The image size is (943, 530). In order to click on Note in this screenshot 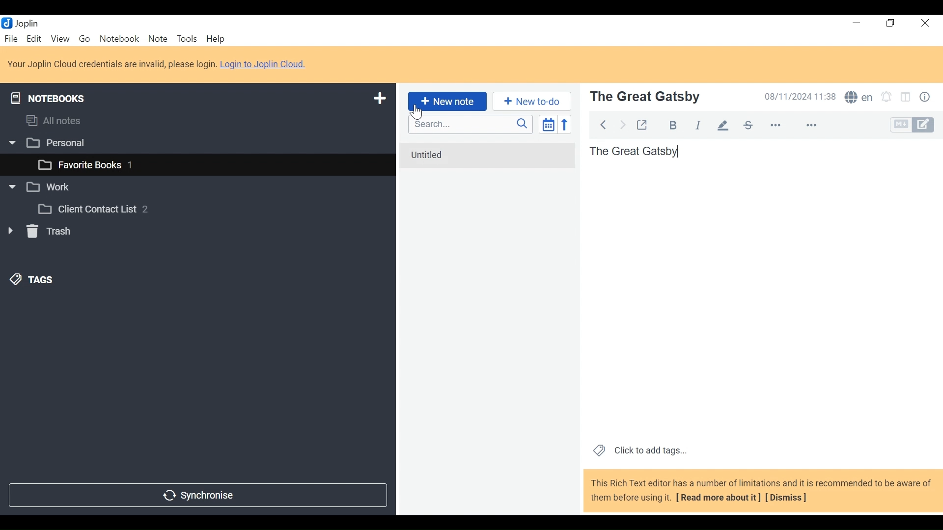, I will do `click(157, 39)`.